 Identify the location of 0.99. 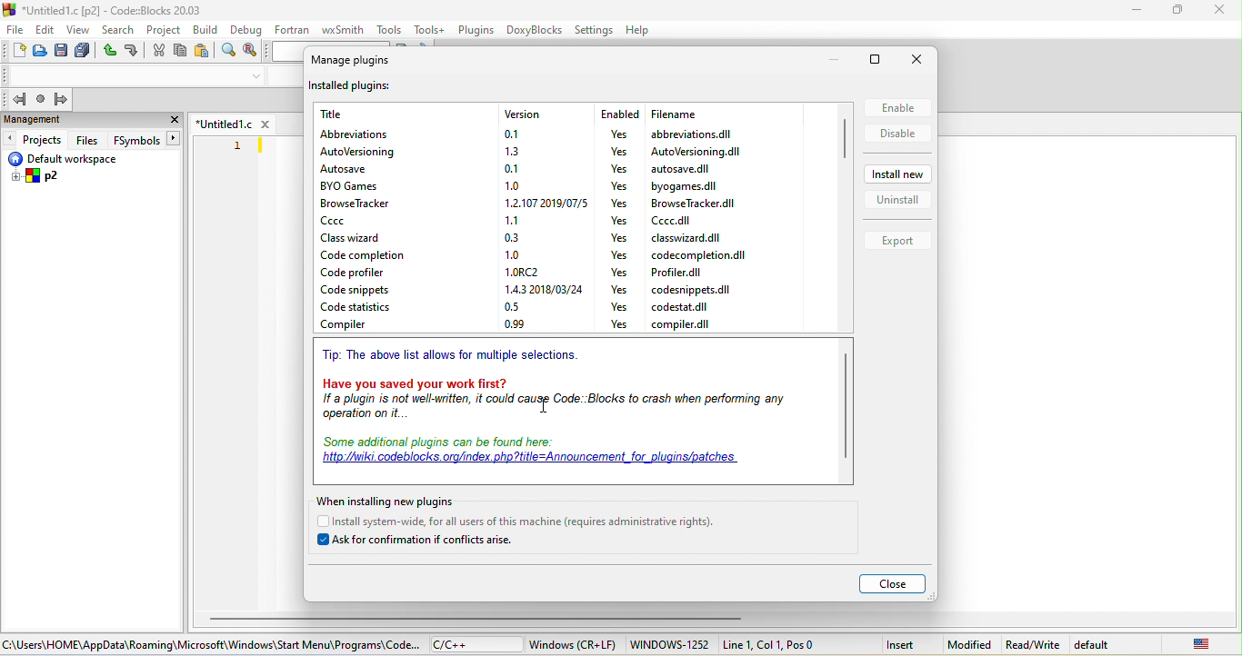
(520, 325).